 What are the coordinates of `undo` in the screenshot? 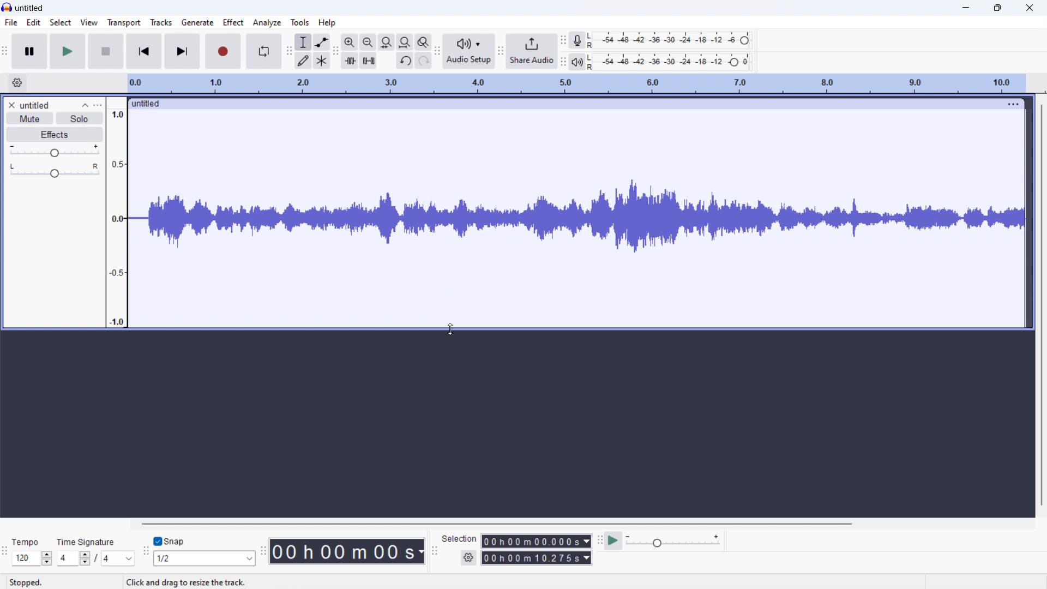 It's located at (405, 61).